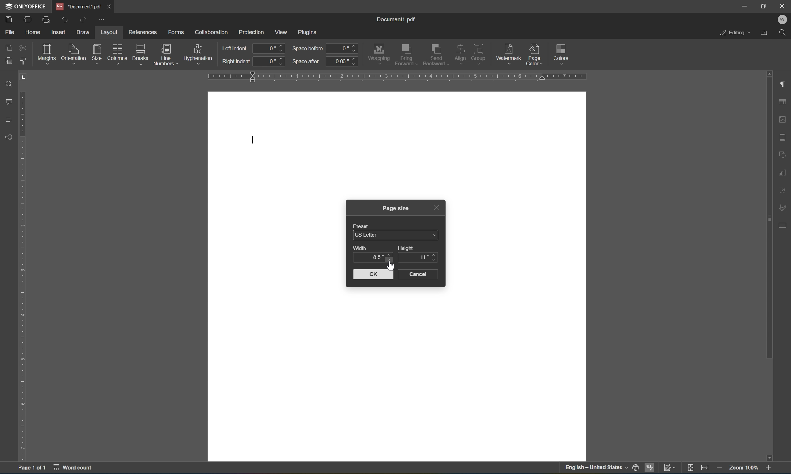 The height and width of the screenshot is (474, 791). I want to click on zoom out, so click(719, 468).